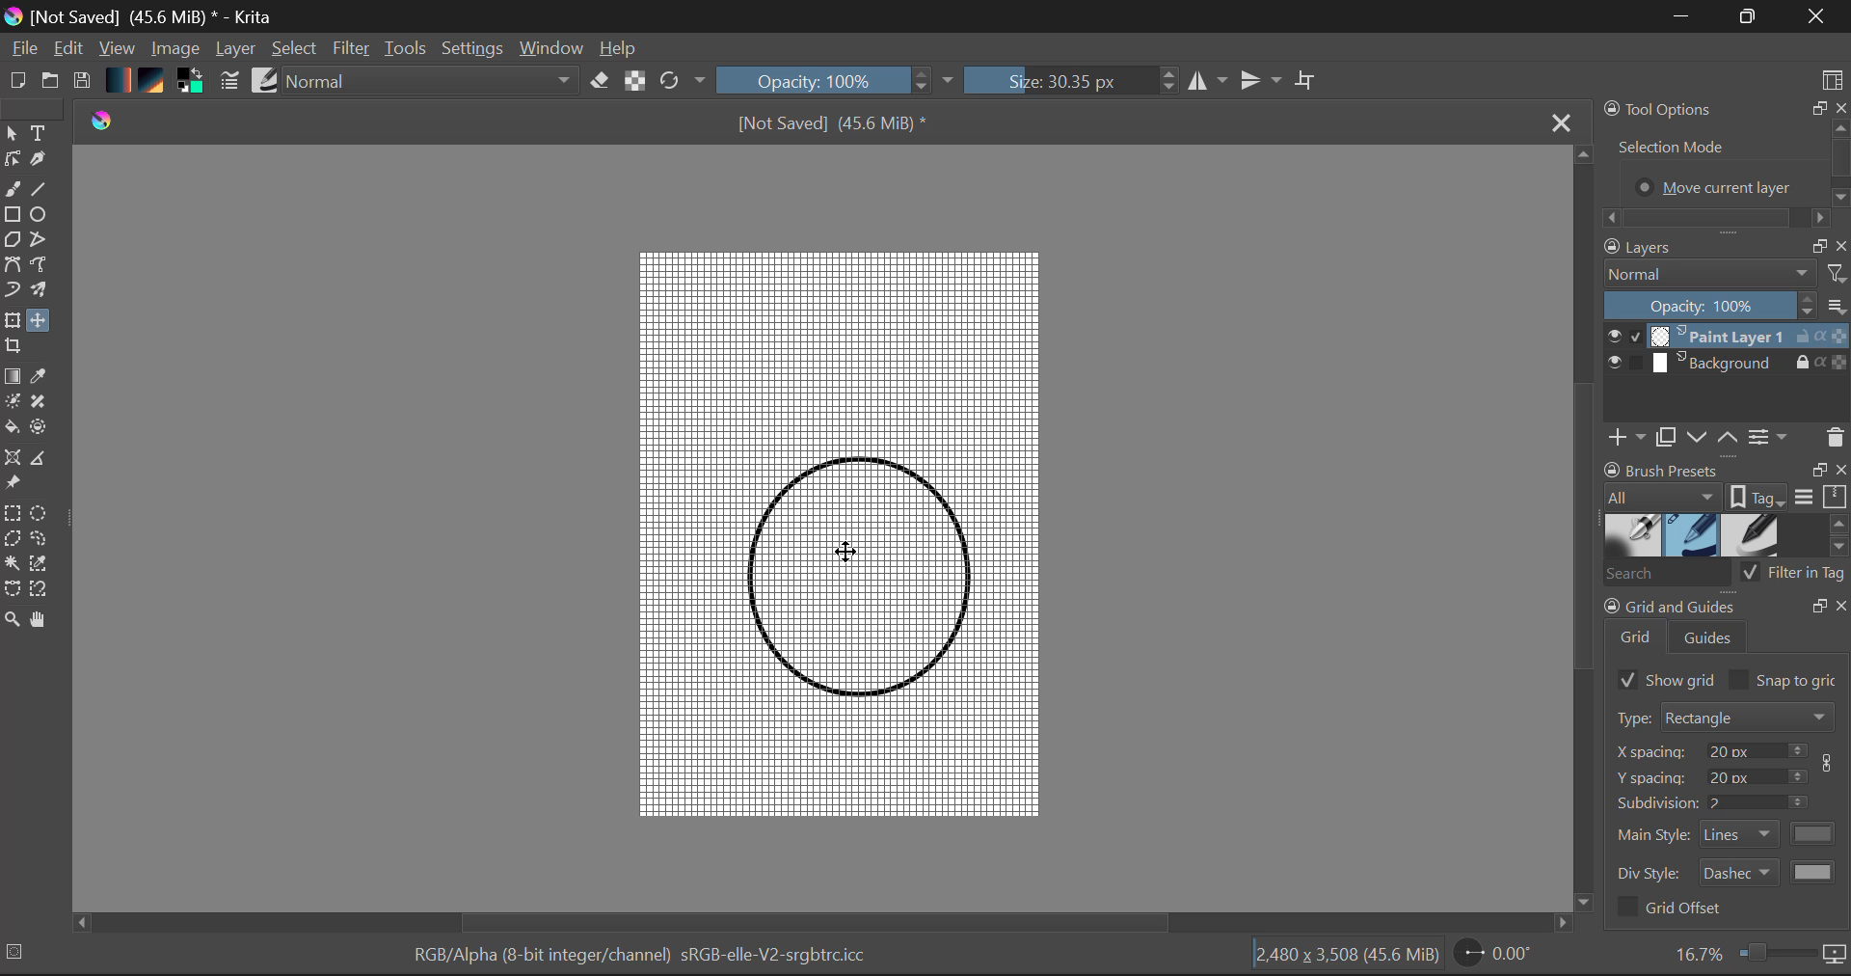 This screenshot has width=1851, height=976. I want to click on Calligraphic Tool, so click(44, 162).